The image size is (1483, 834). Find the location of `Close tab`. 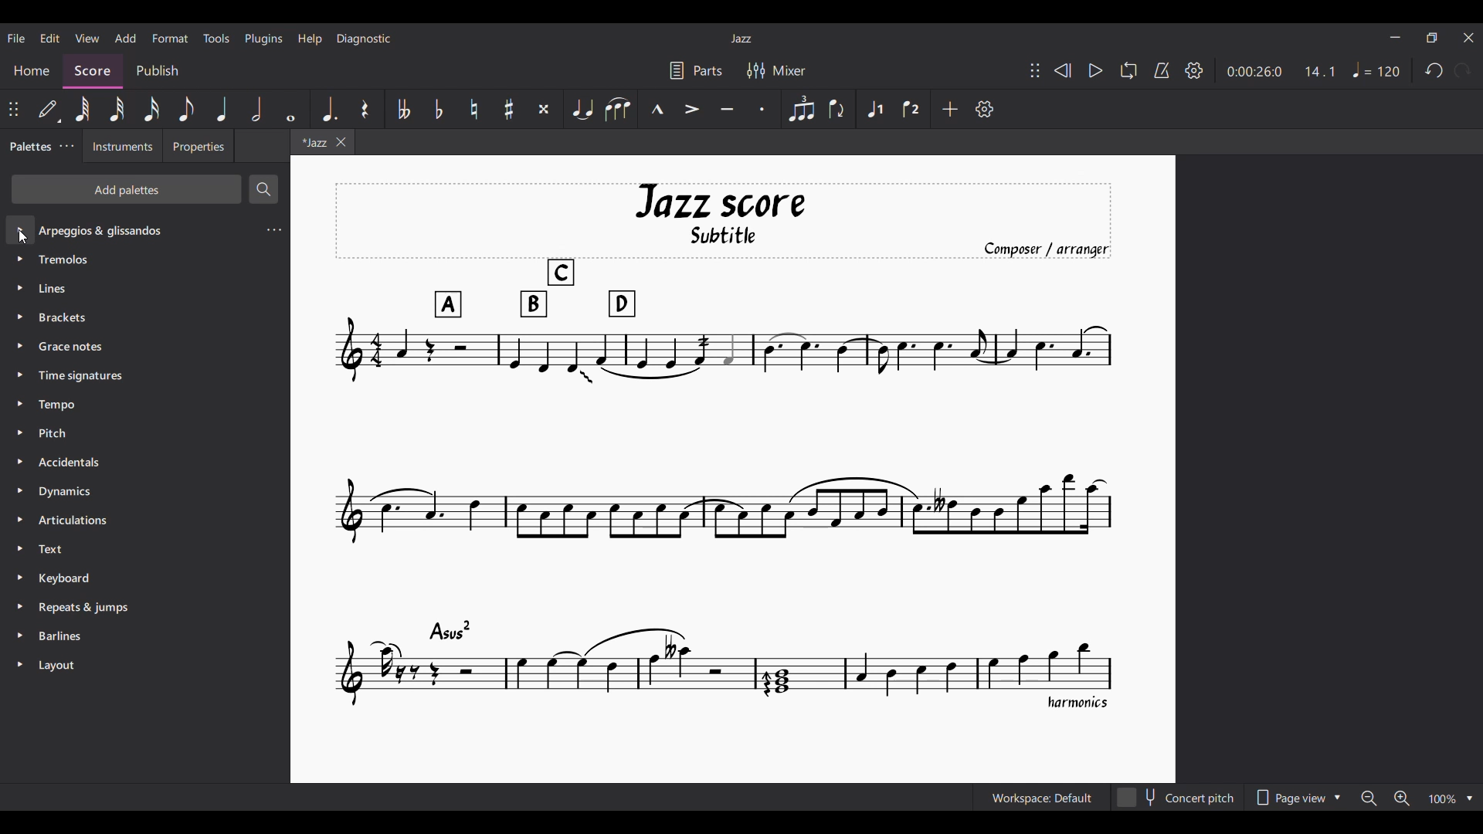

Close tab is located at coordinates (341, 142).